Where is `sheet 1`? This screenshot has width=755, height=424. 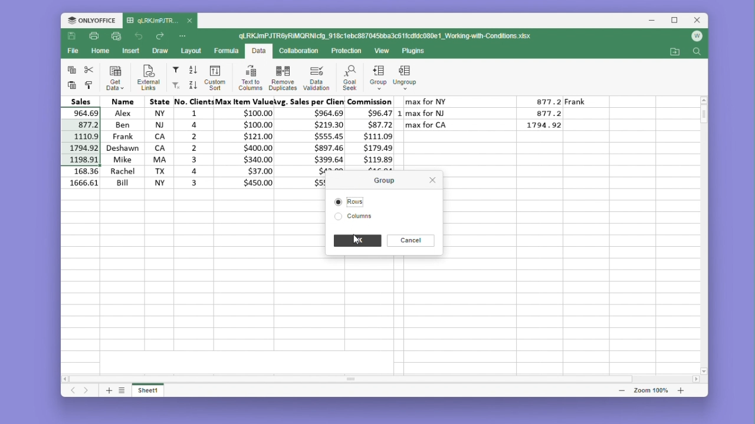
sheet 1 is located at coordinates (149, 389).